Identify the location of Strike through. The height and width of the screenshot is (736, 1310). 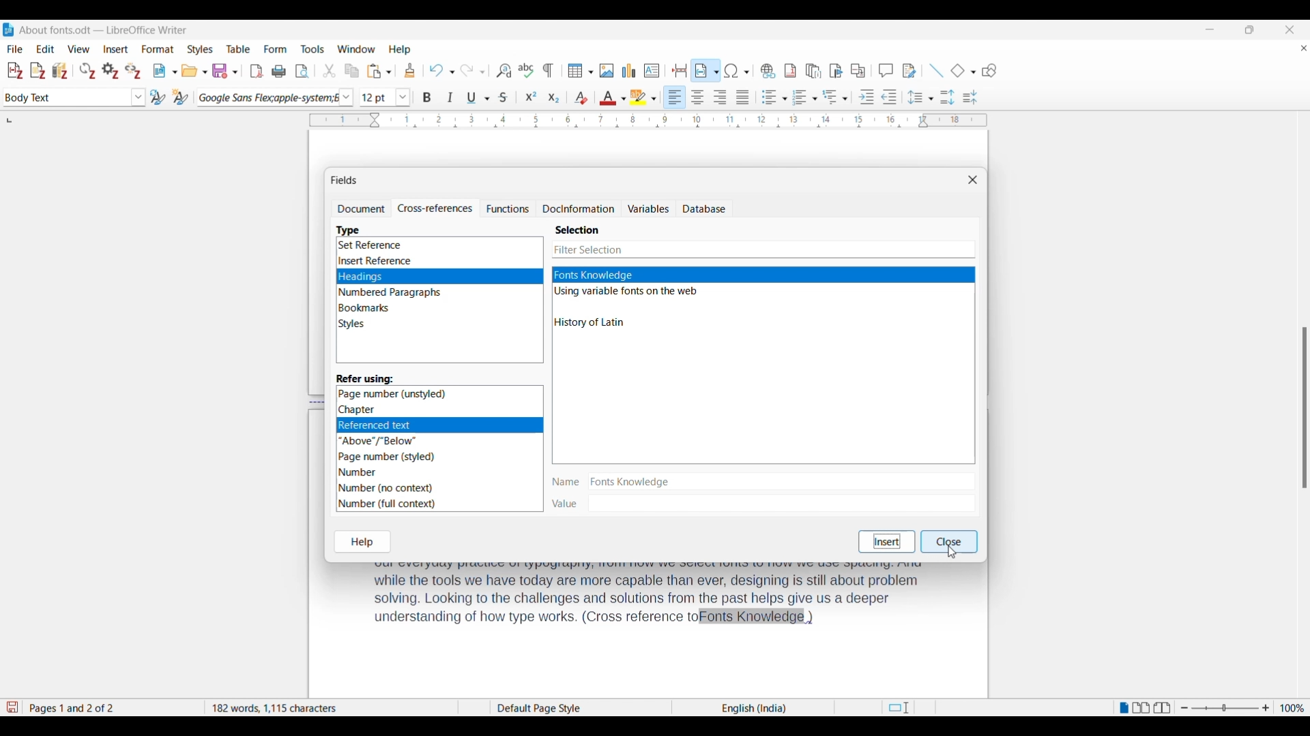
(504, 97).